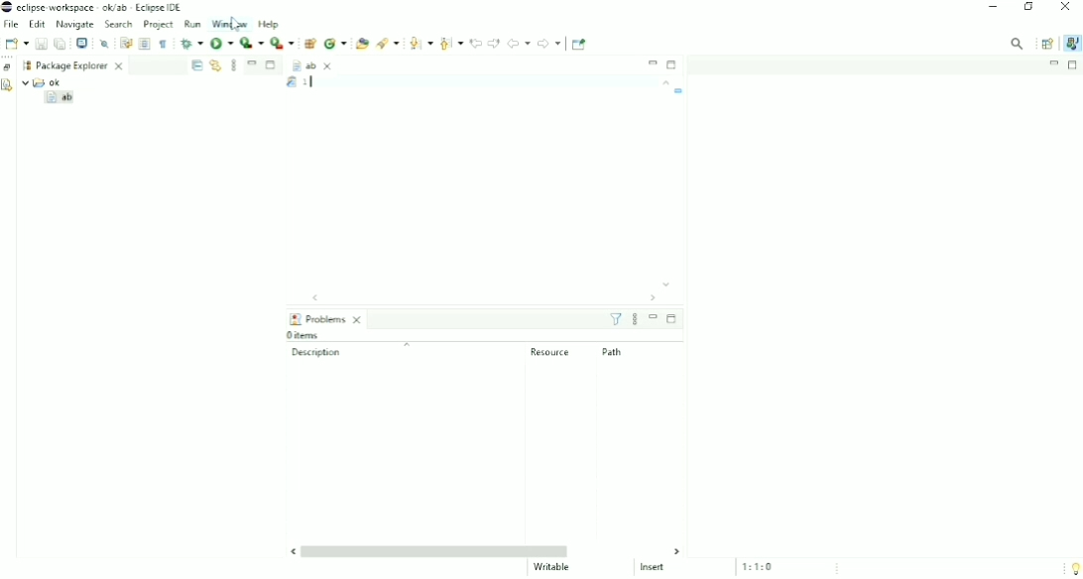 The height and width of the screenshot is (579, 1083). Describe the element at coordinates (480, 297) in the screenshot. I see `Horizontal scrollbar` at that location.